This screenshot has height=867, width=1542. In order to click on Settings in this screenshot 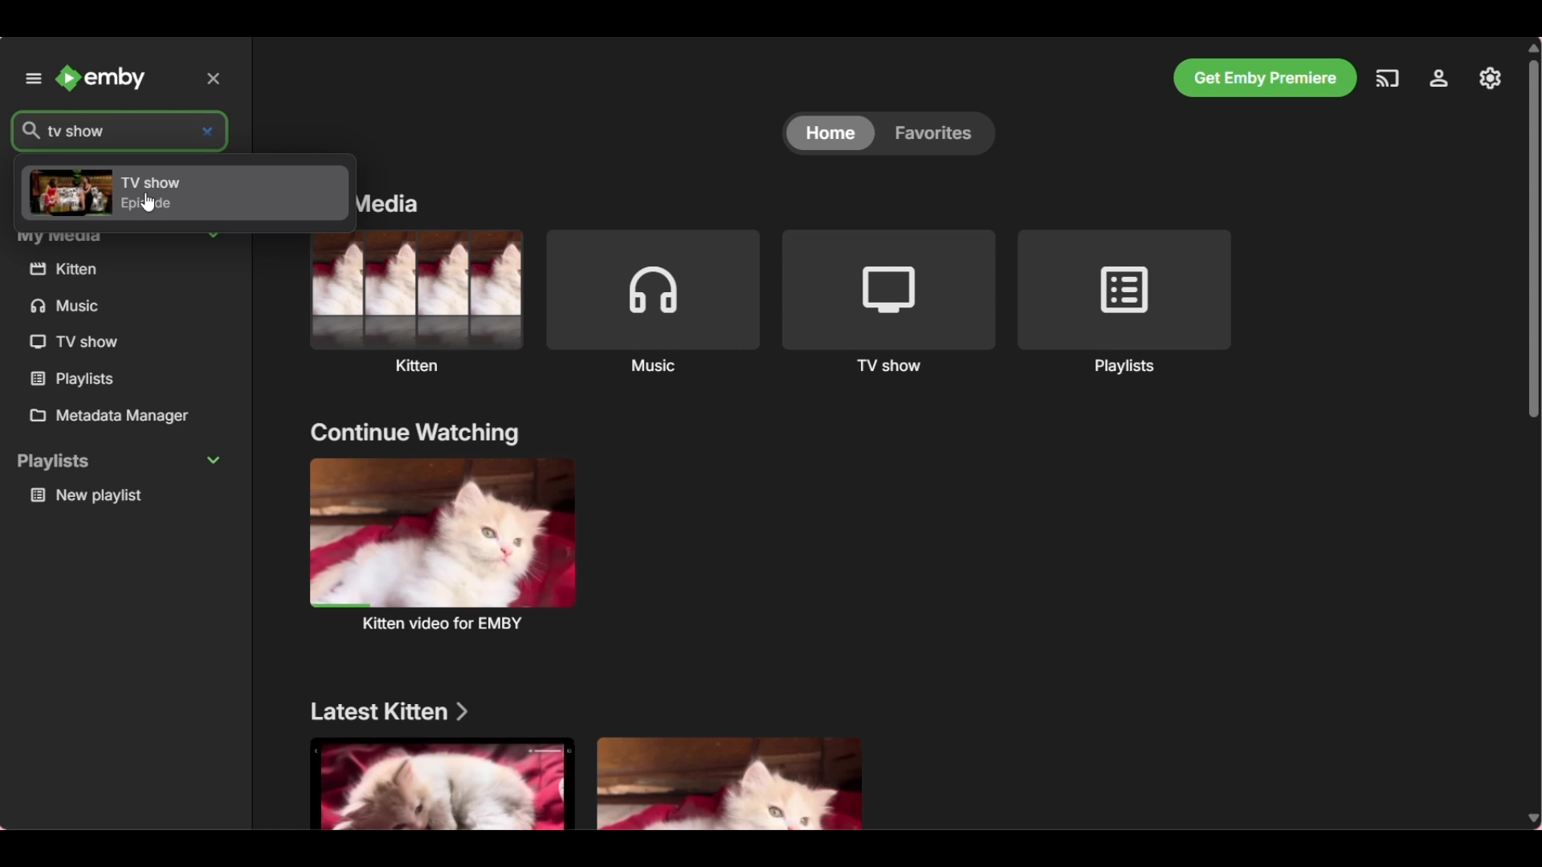, I will do `click(1491, 76)`.